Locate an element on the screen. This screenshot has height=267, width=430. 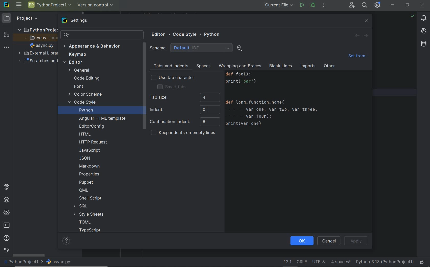
python is located at coordinates (86, 110).